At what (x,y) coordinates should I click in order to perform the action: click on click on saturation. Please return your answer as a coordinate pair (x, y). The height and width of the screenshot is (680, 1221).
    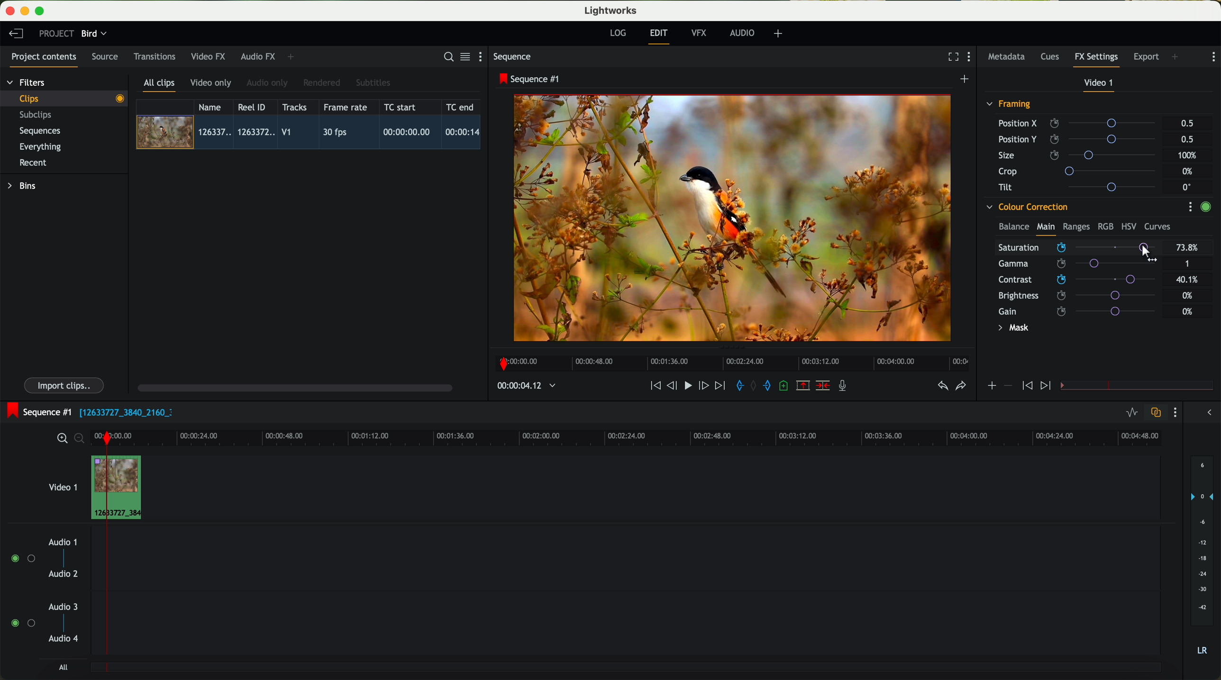
    Looking at the image, I should click on (1072, 265).